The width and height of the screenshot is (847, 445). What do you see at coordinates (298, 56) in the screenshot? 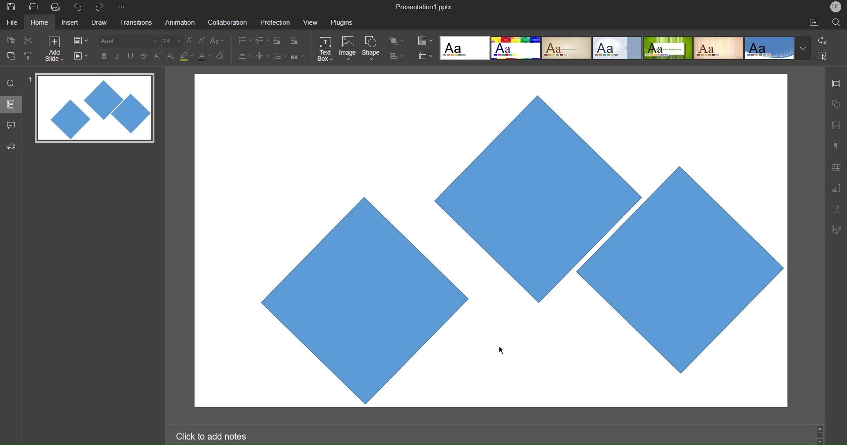
I see `Columns` at bounding box center [298, 56].